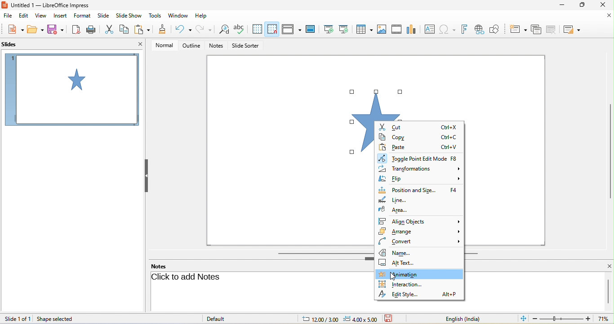 This screenshot has width=614, height=324. What do you see at coordinates (82, 16) in the screenshot?
I see `format` at bounding box center [82, 16].